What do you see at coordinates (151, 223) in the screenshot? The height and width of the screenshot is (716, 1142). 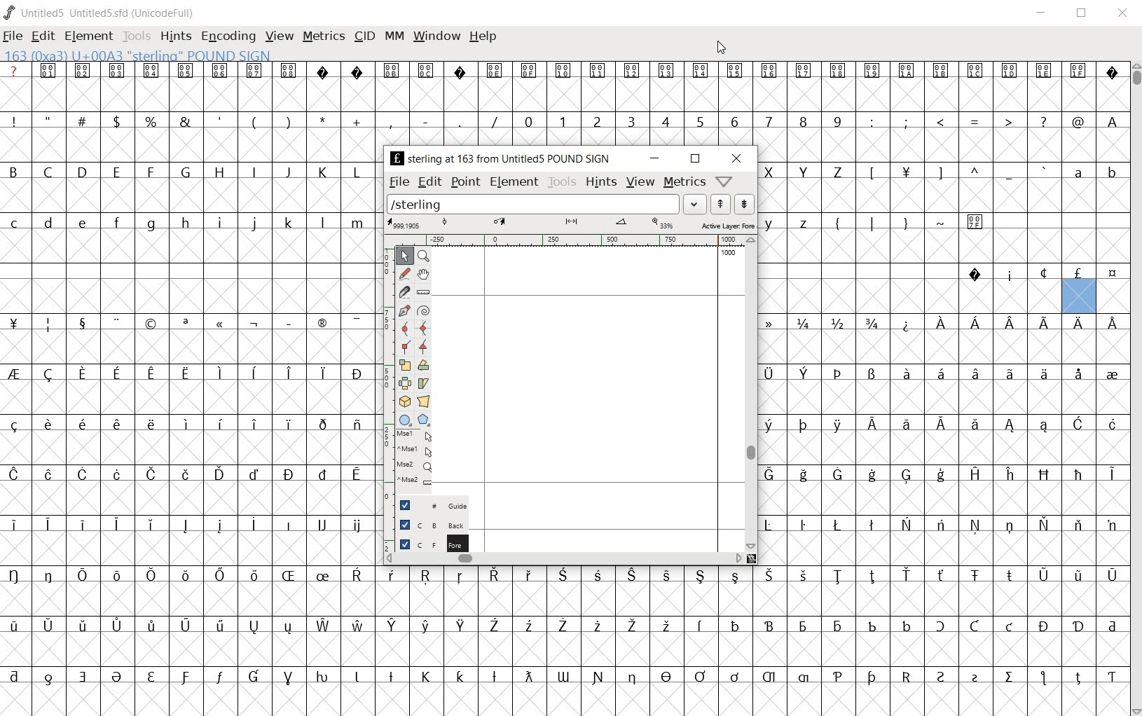 I see `g` at bounding box center [151, 223].